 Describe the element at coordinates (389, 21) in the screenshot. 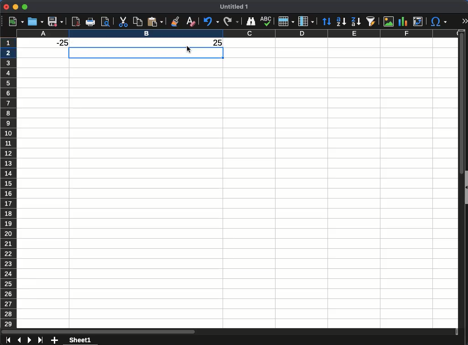

I see `image` at that location.